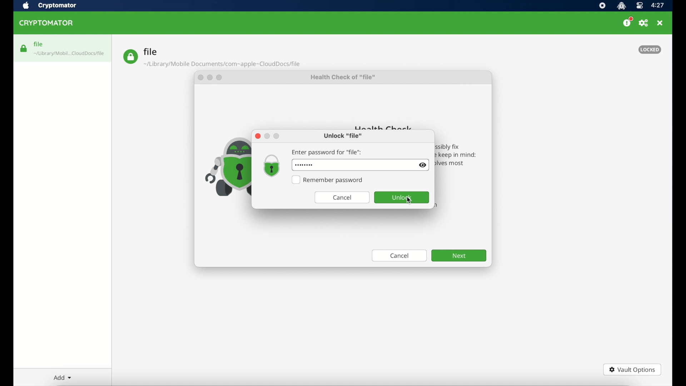 The image size is (686, 386). Describe the element at coordinates (267, 136) in the screenshot. I see `minimize` at that location.